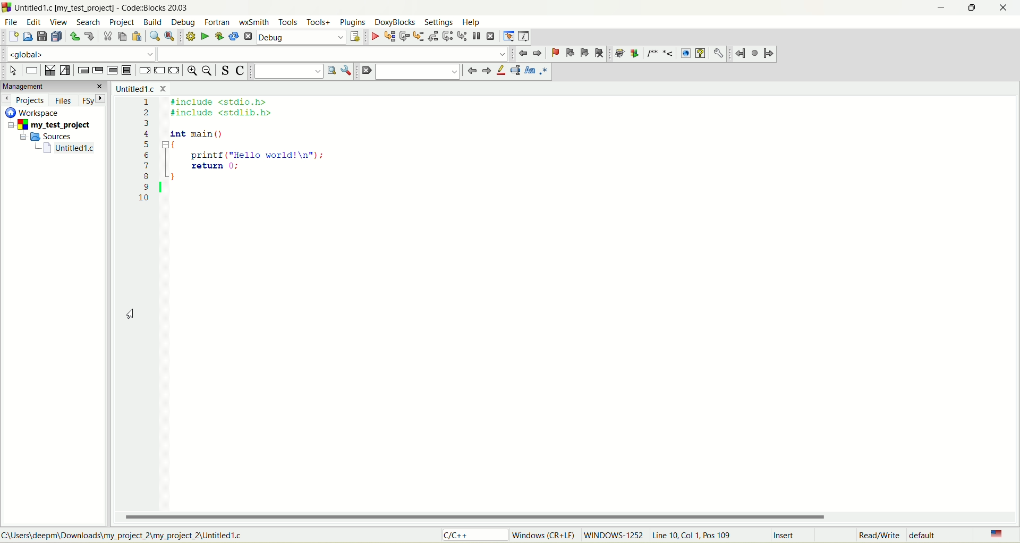 This screenshot has width=1020, height=543. Describe the element at coordinates (353, 22) in the screenshot. I see `plugins` at that location.